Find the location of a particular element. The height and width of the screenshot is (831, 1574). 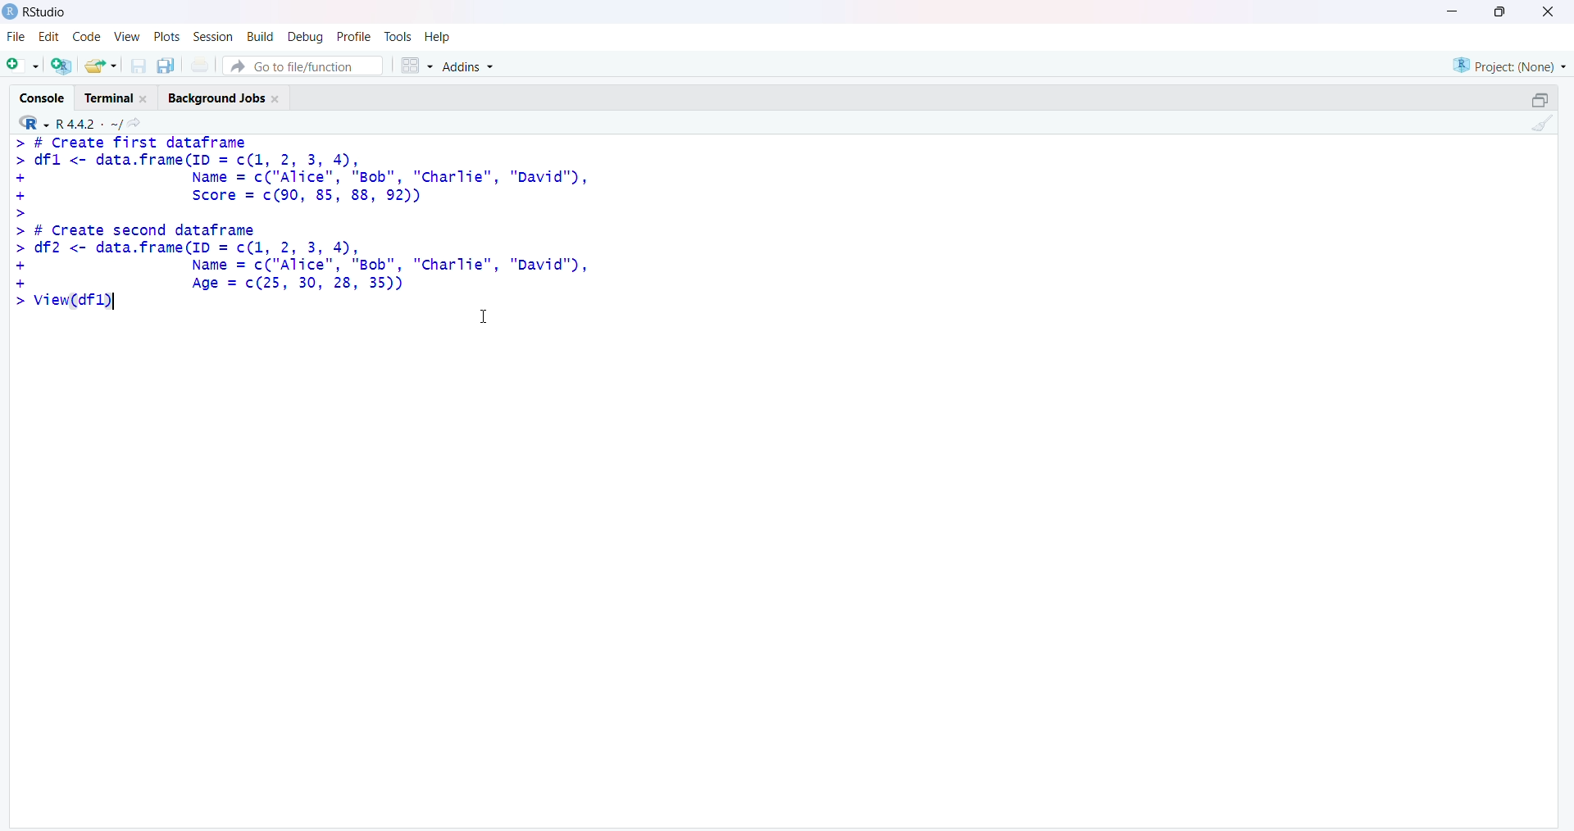

Go to file/function is located at coordinates (303, 66).